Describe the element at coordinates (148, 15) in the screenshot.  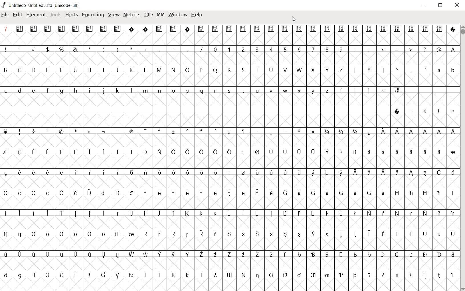
I see `CID` at that location.